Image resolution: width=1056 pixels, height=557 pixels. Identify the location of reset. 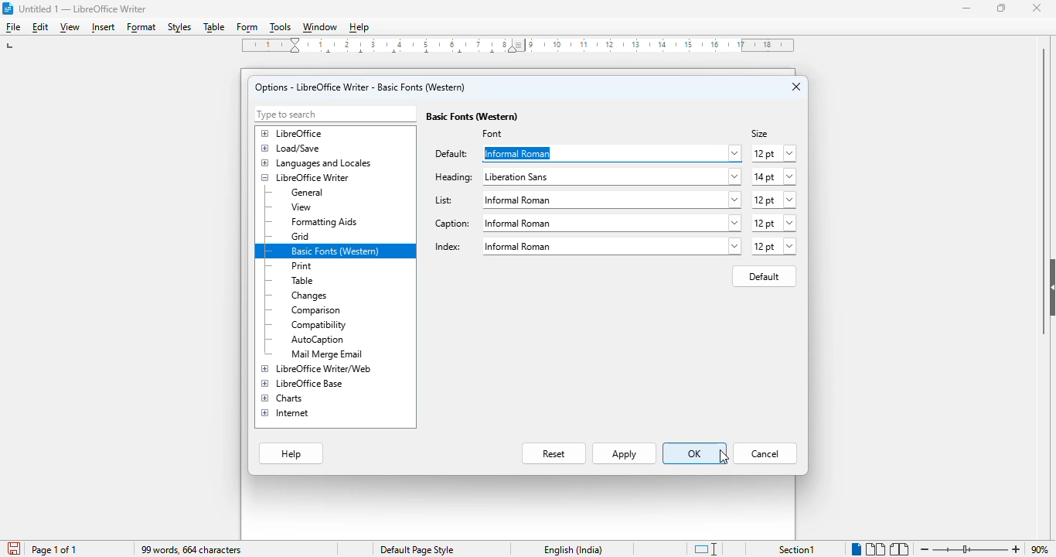
(555, 453).